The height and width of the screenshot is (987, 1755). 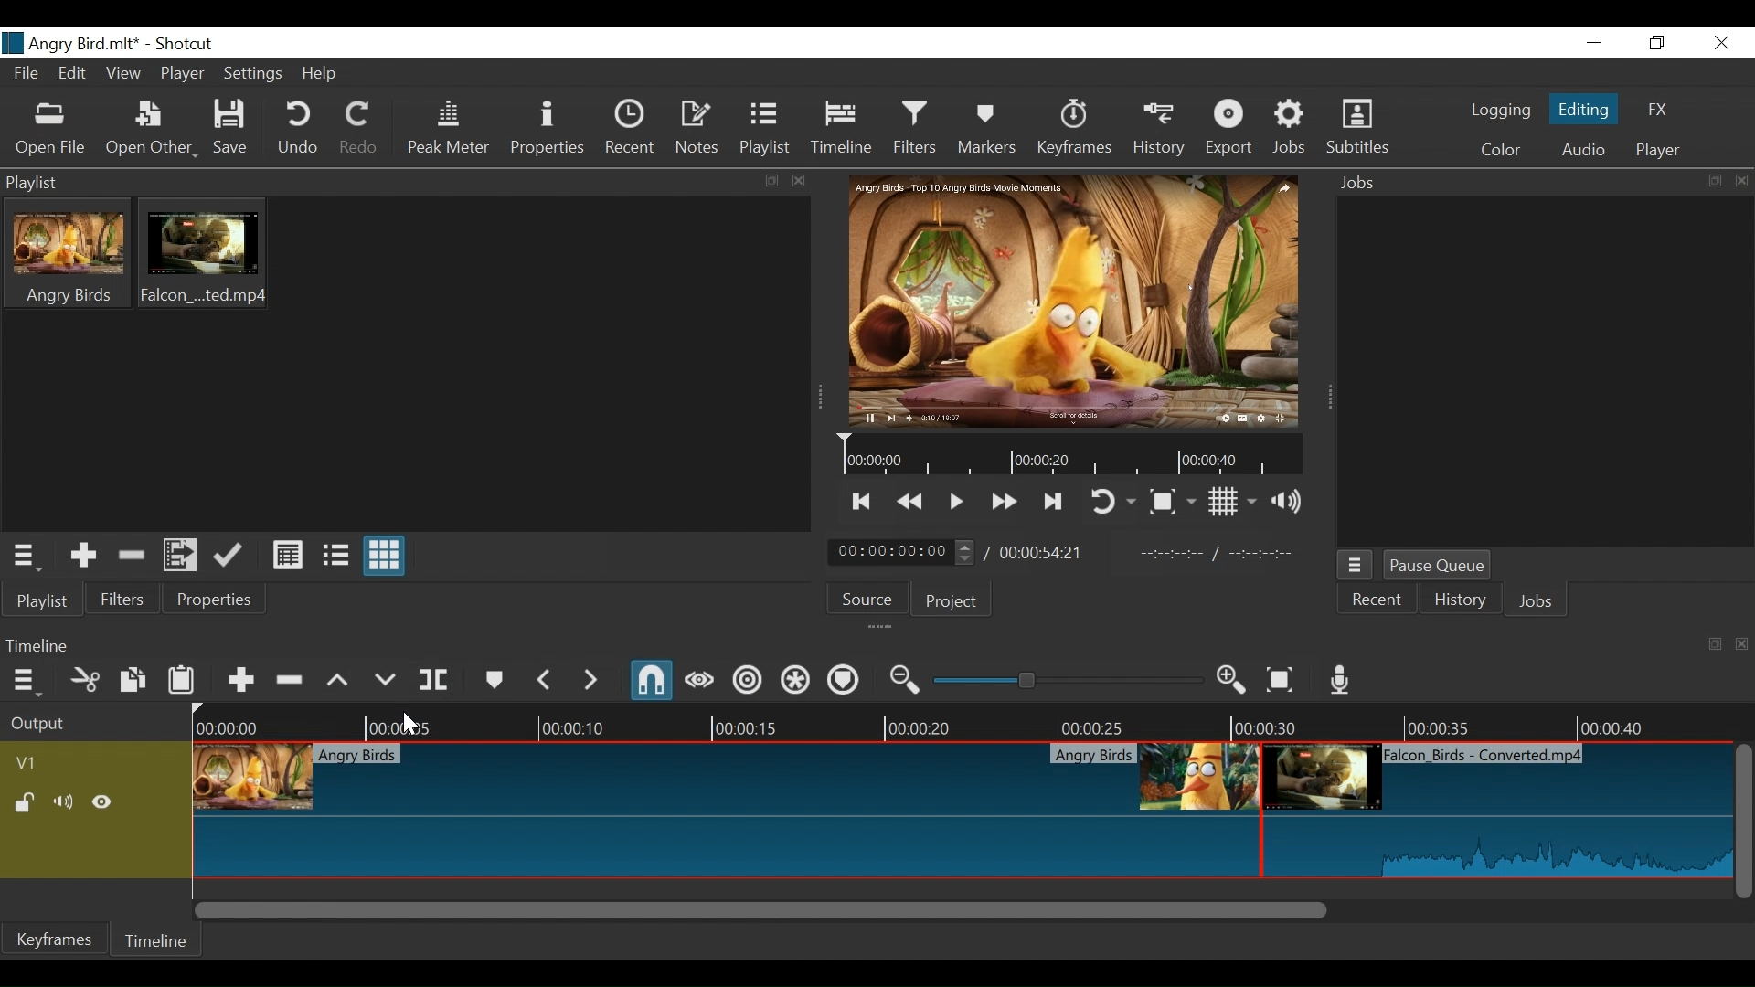 What do you see at coordinates (73, 75) in the screenshot?
I see `Edit` at bounding box center [73, 75].